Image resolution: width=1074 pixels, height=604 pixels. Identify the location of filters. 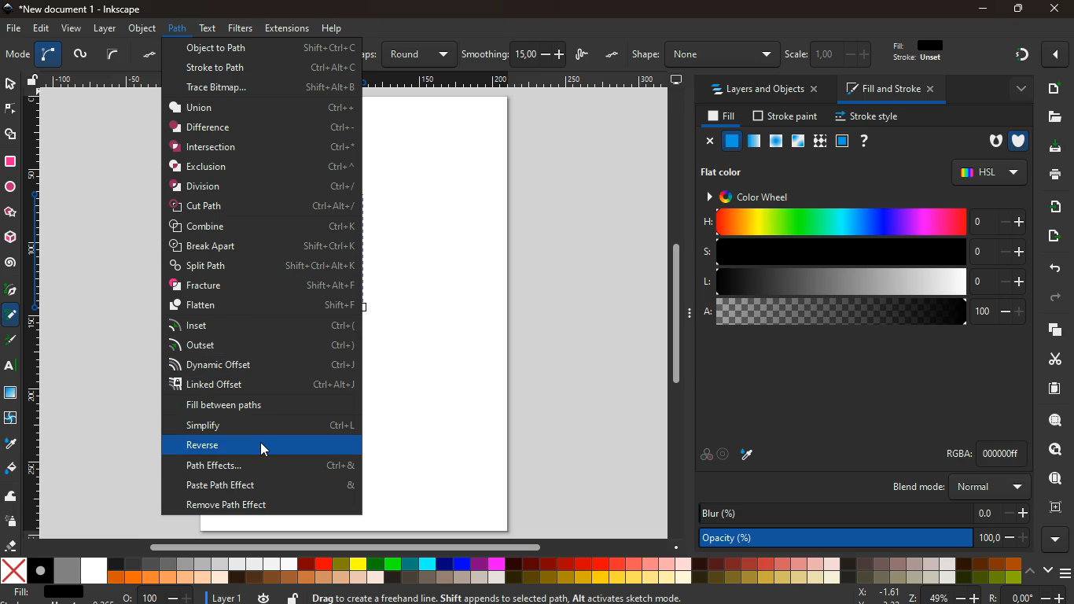
(241, 28).